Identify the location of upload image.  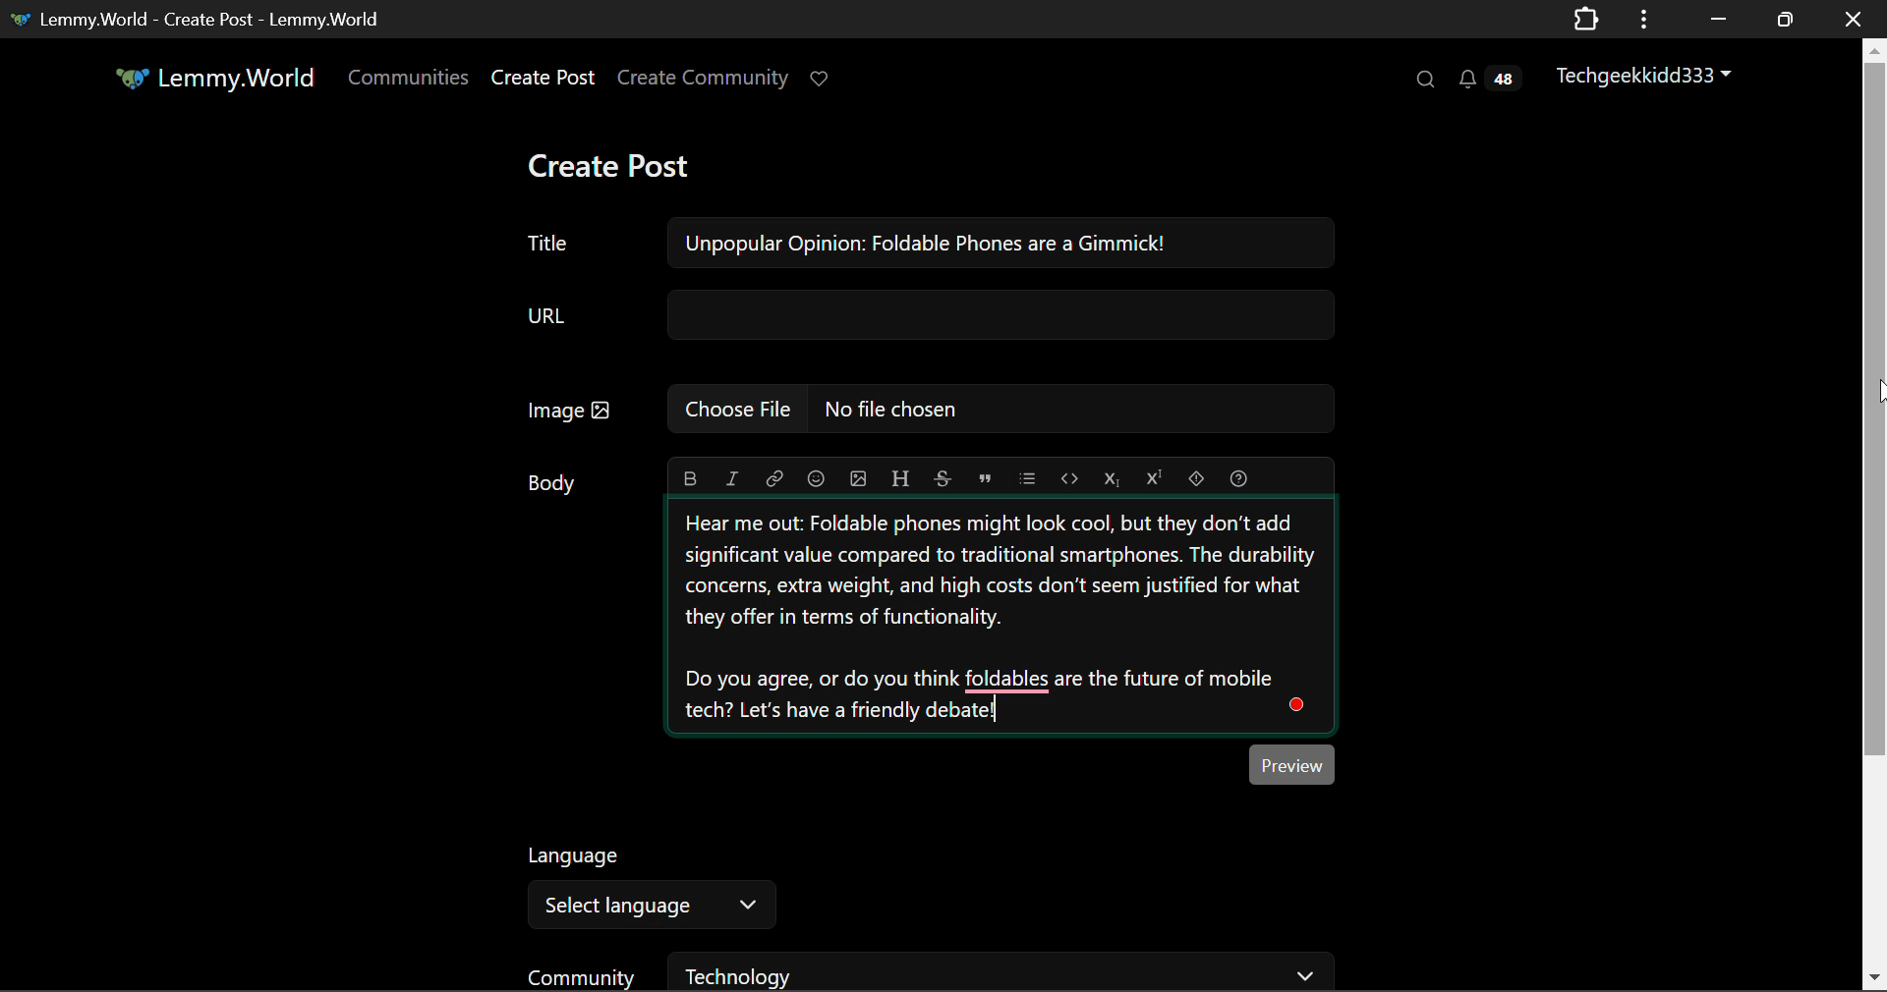
(857, 476).